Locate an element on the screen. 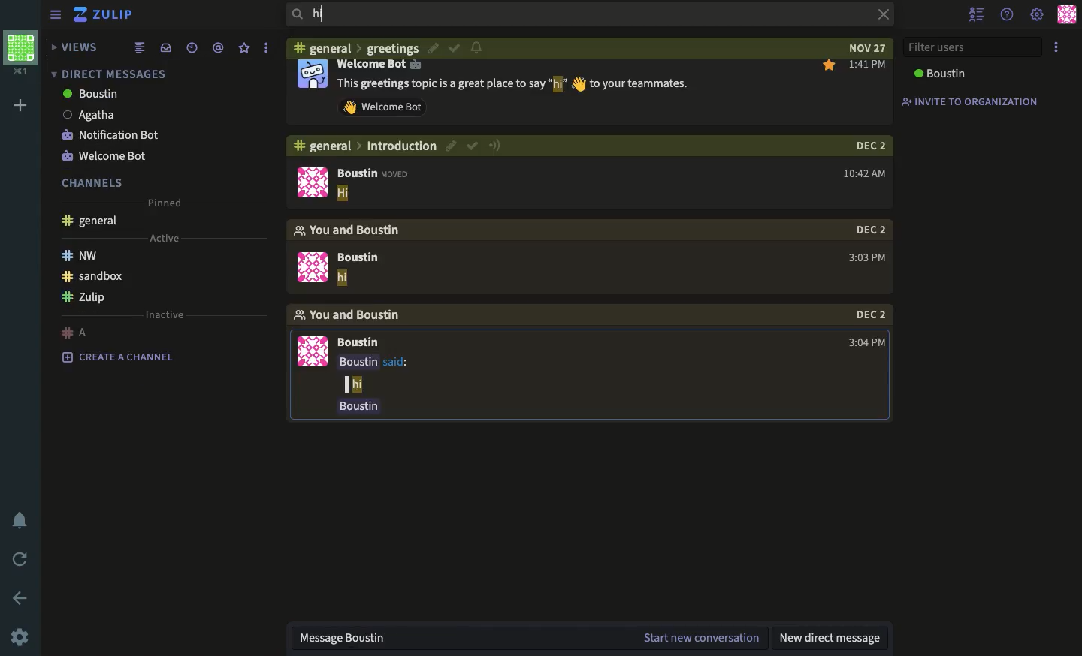 This screenshot has height=656, width=1082. welcome bot is located at coordinates (110, 156).